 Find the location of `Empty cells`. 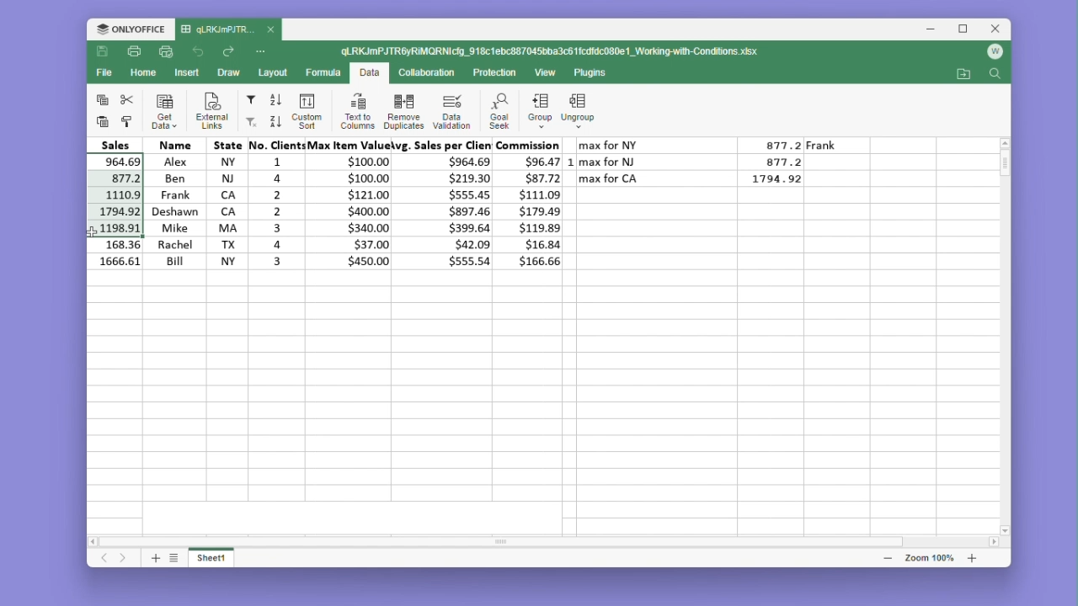

Empty cells is located at coordinates (546, 394).